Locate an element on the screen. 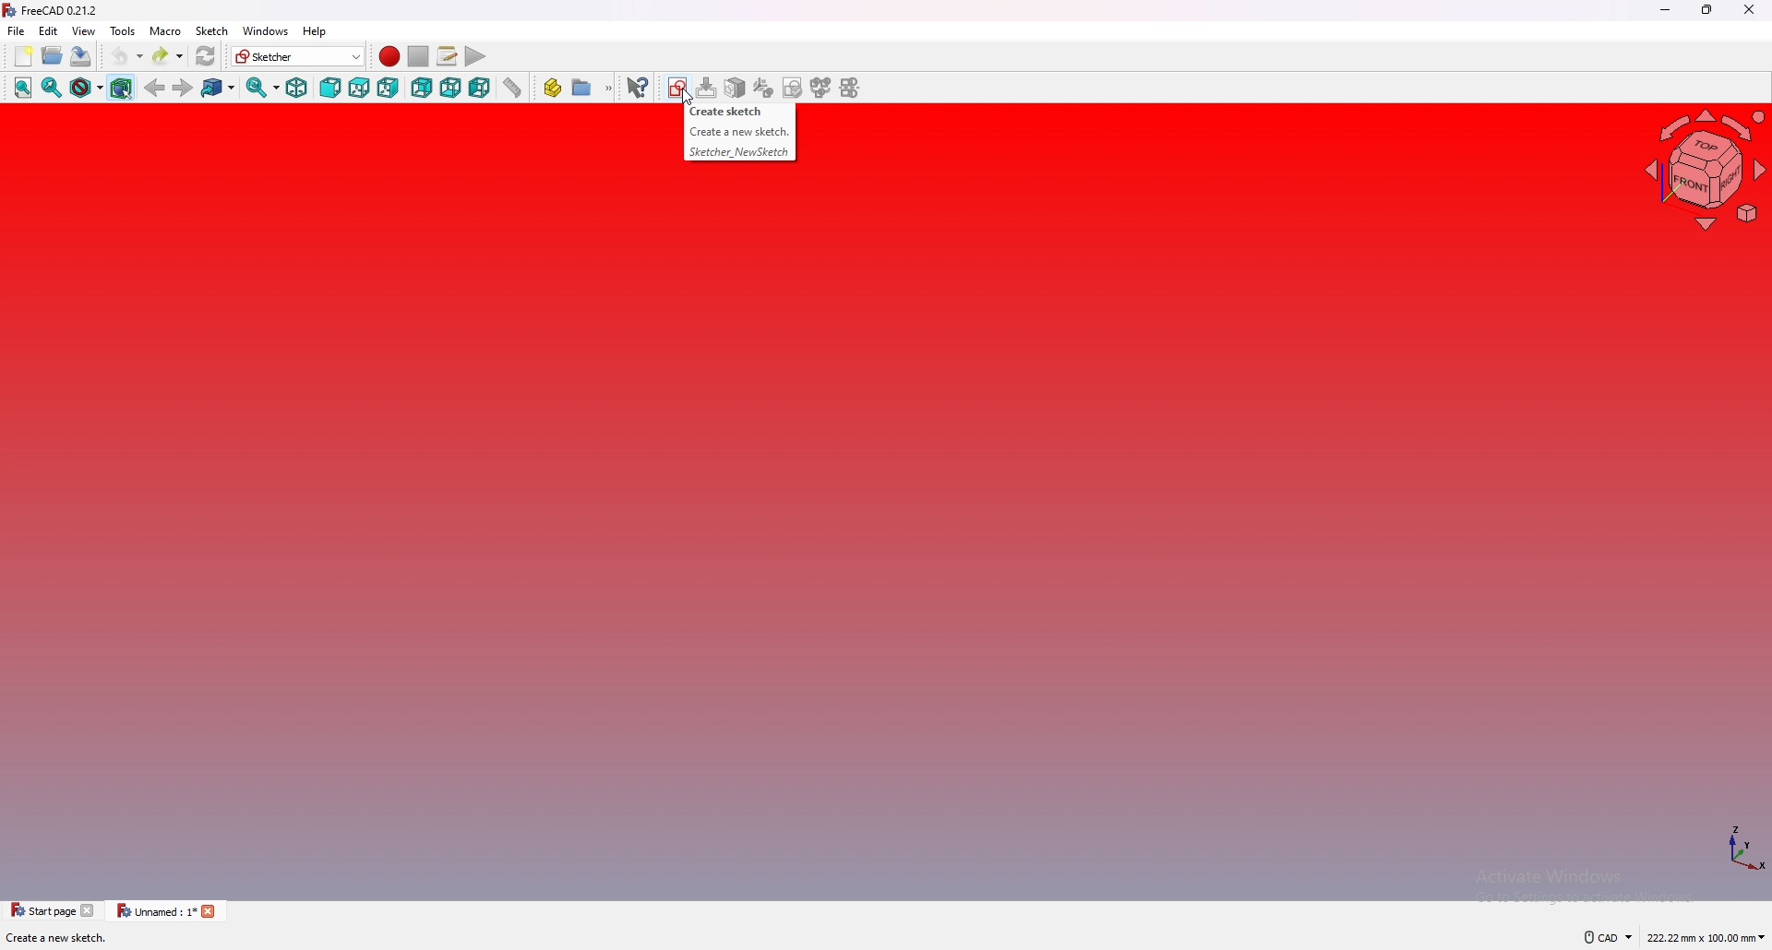 This screenshot has width=1772, height=950. macros is located at coordinates (448, 56).